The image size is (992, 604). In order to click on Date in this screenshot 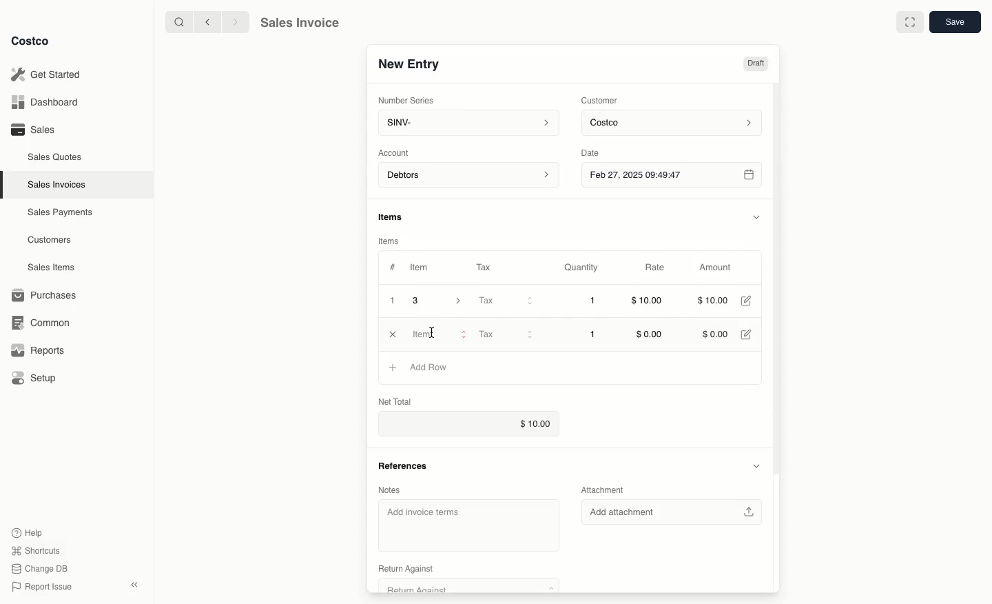, I will do `click(601, 151)`.